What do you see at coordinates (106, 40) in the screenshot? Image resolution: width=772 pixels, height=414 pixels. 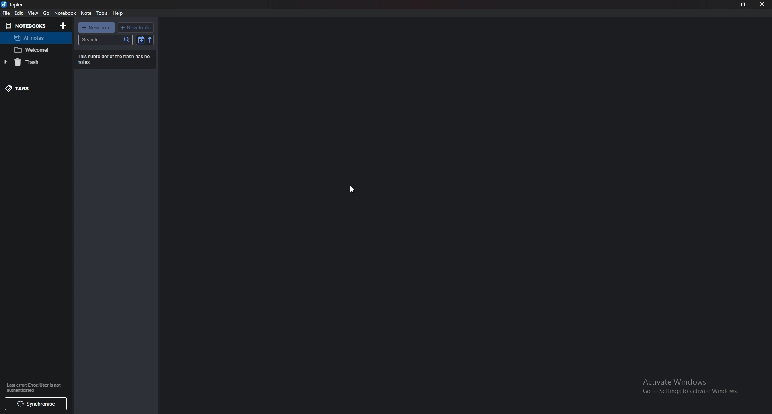 I see `search` at bounding box center [106, 40].